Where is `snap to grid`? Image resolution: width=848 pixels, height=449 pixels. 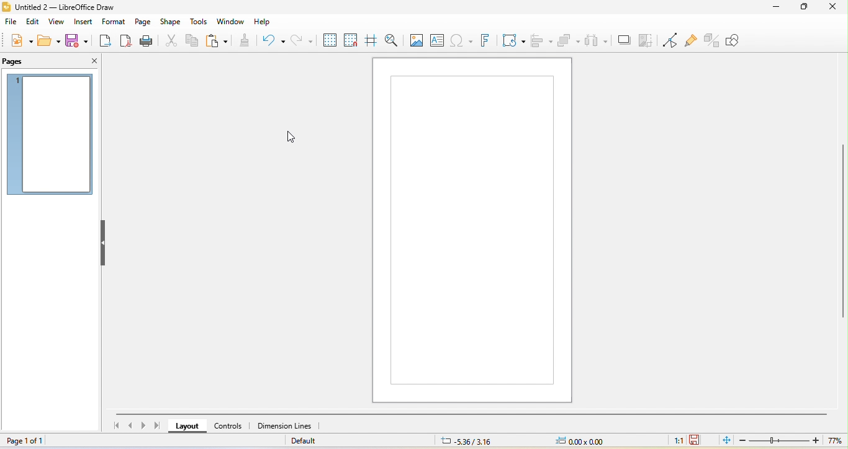 snap to grid is located at coordinates (352, 41).